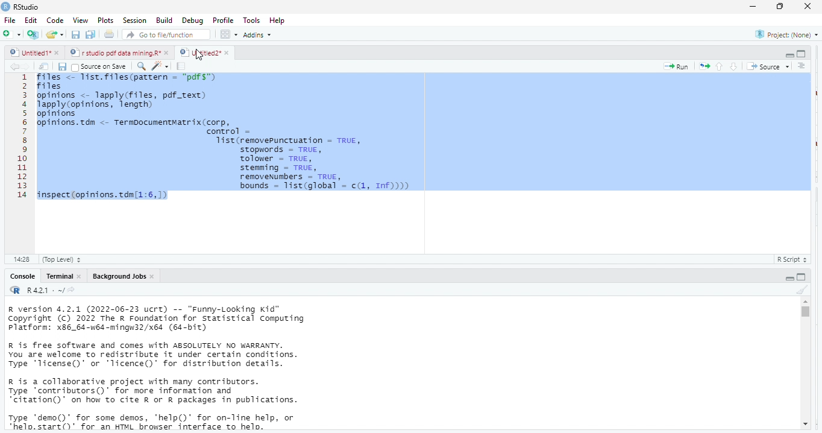 The width and height of the screenshot is (822, 433). Describe the element at coordinates (116, 276) in the screenshot. I see `background jobs` at that location.